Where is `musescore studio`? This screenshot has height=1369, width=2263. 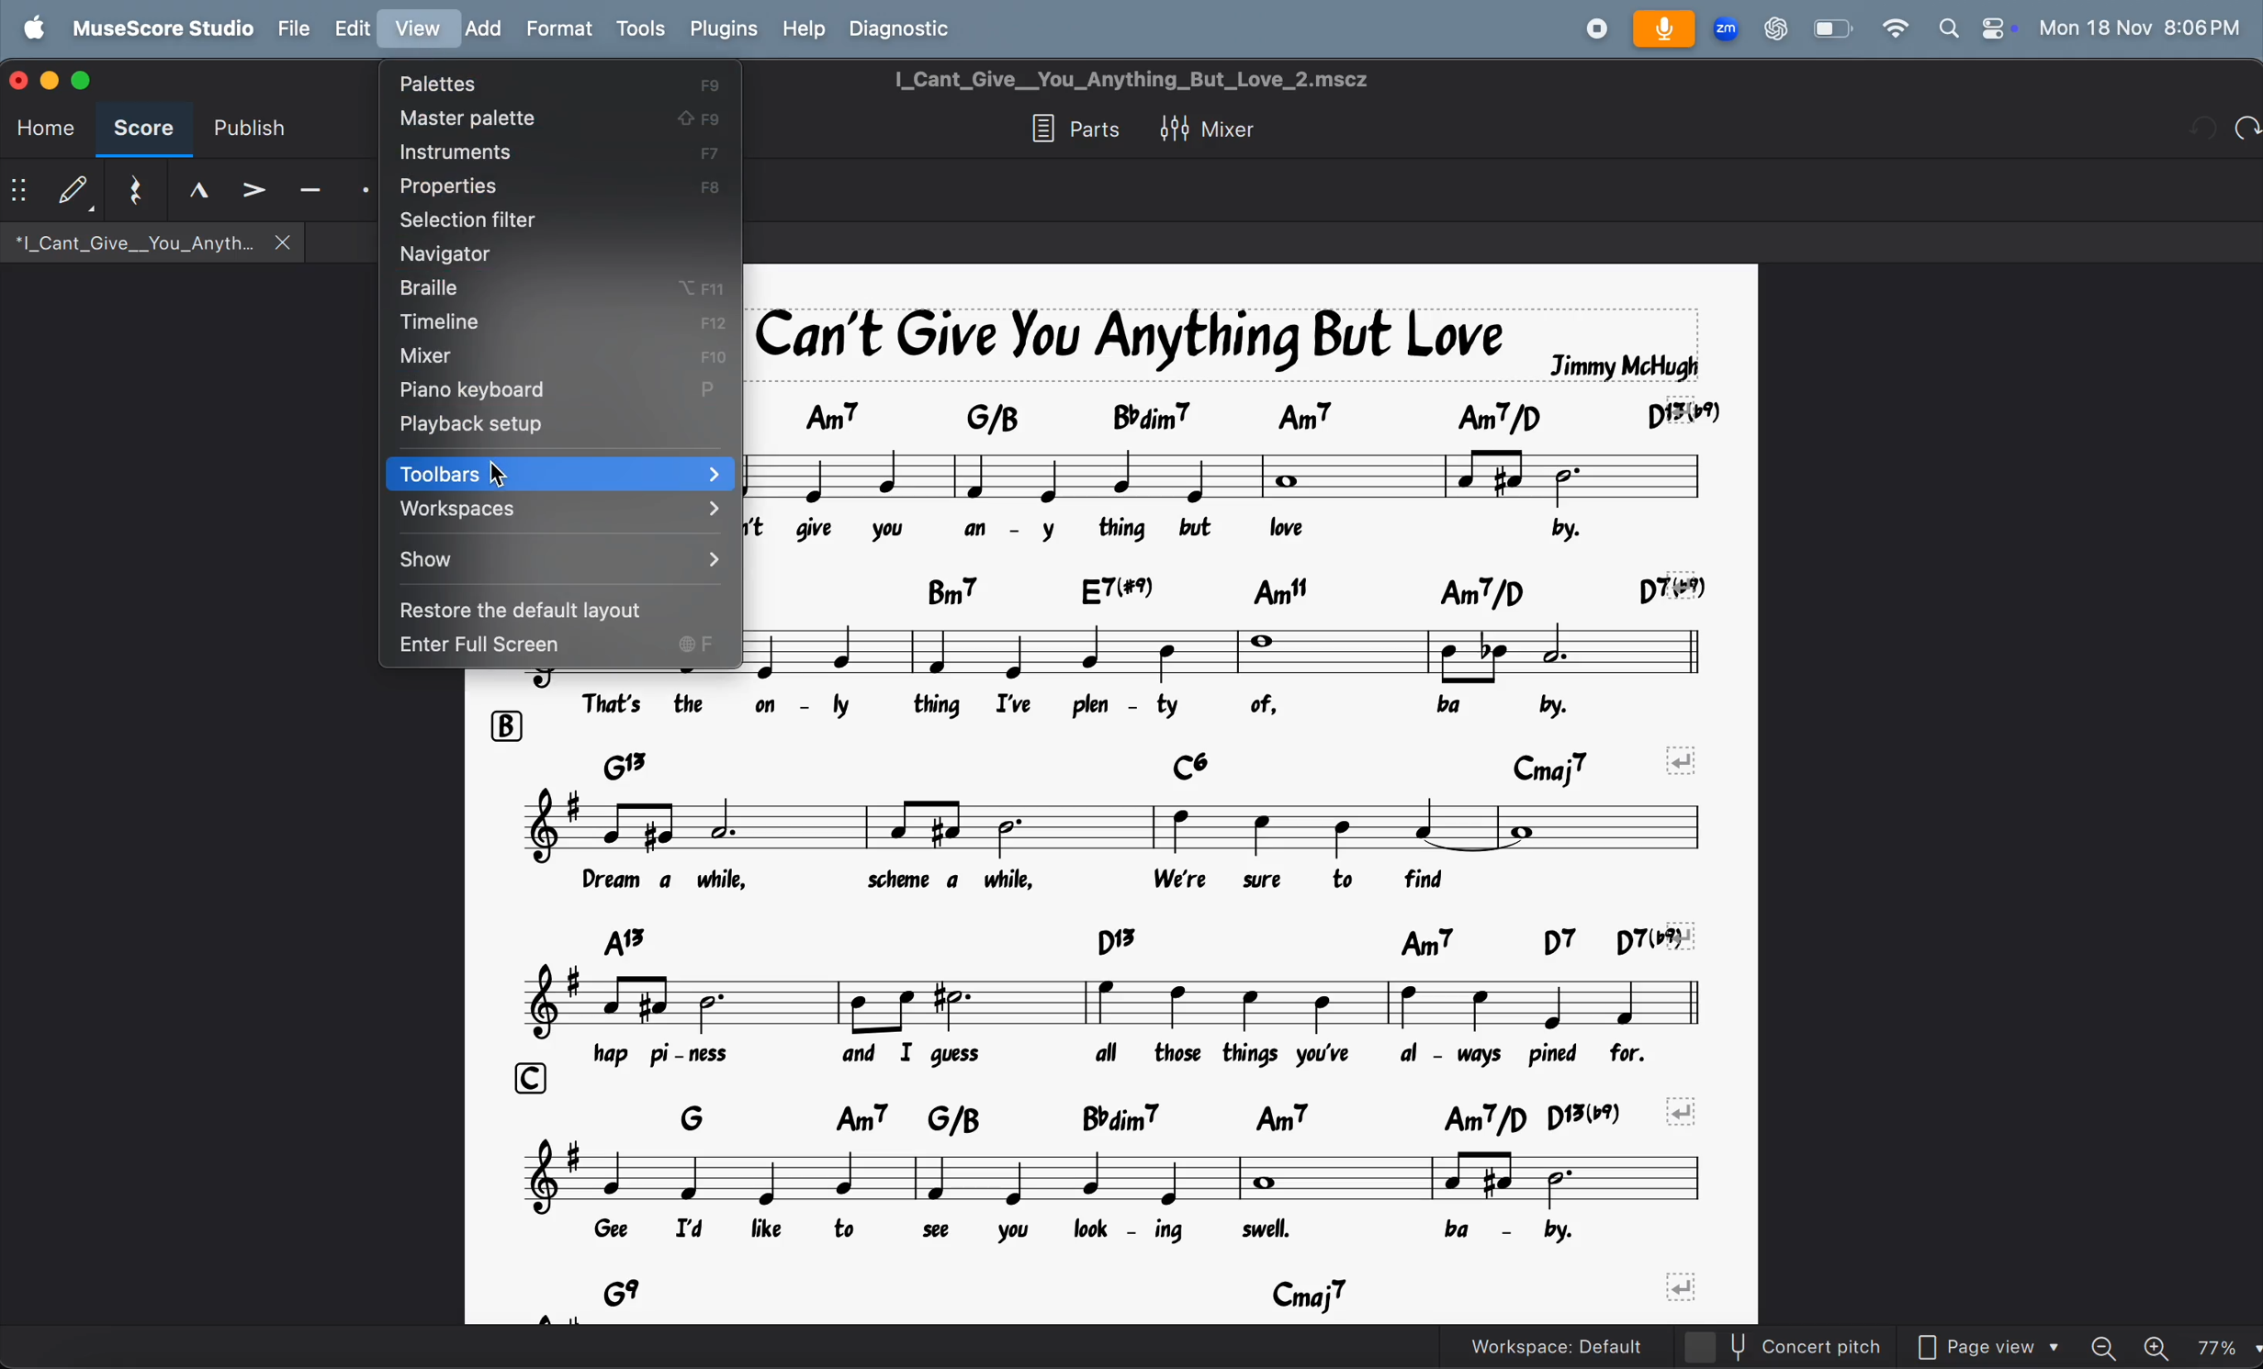 musescore studio is located at coordinates (159, 28).